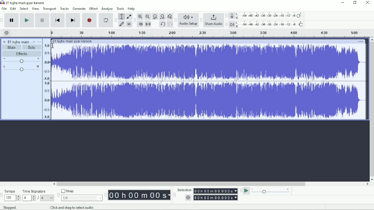 The image size is (374, 210). I want to click on Audacity time signature toolbar, so click(2, 195).